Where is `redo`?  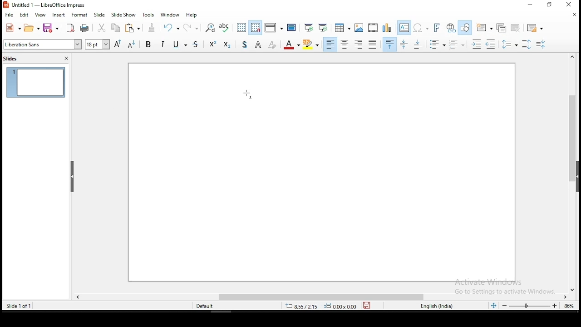
redo is located at coordinates (192, 27).